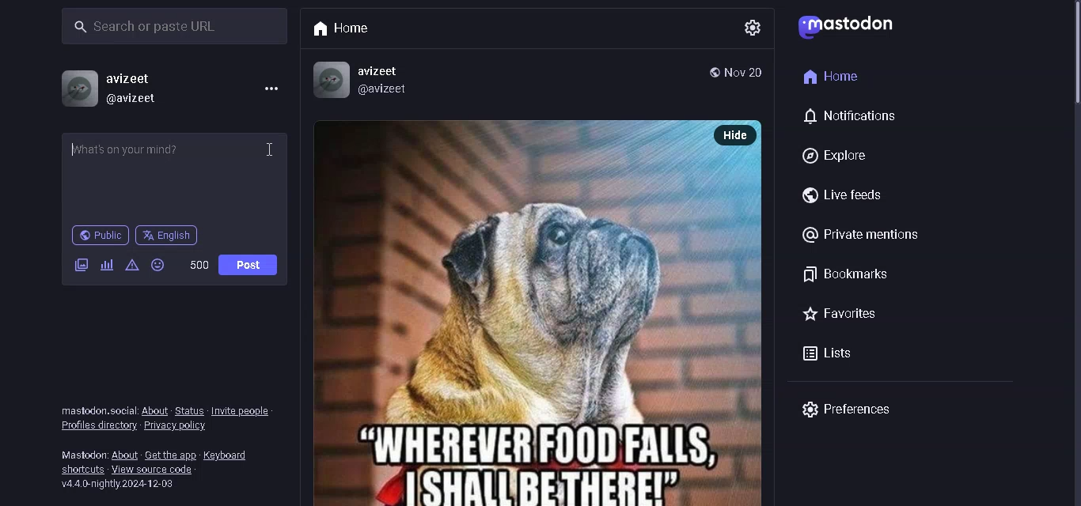  I want to click on lists, so click(840, 355).